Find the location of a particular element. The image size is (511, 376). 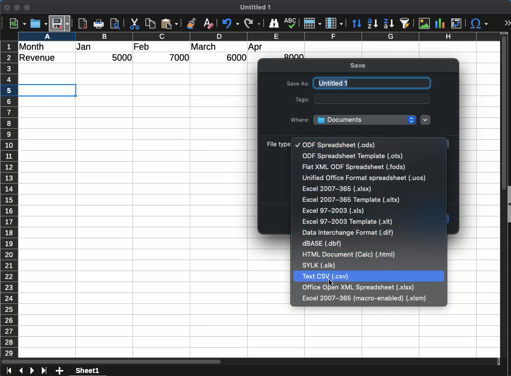

open is located at coordinates (38, 24).